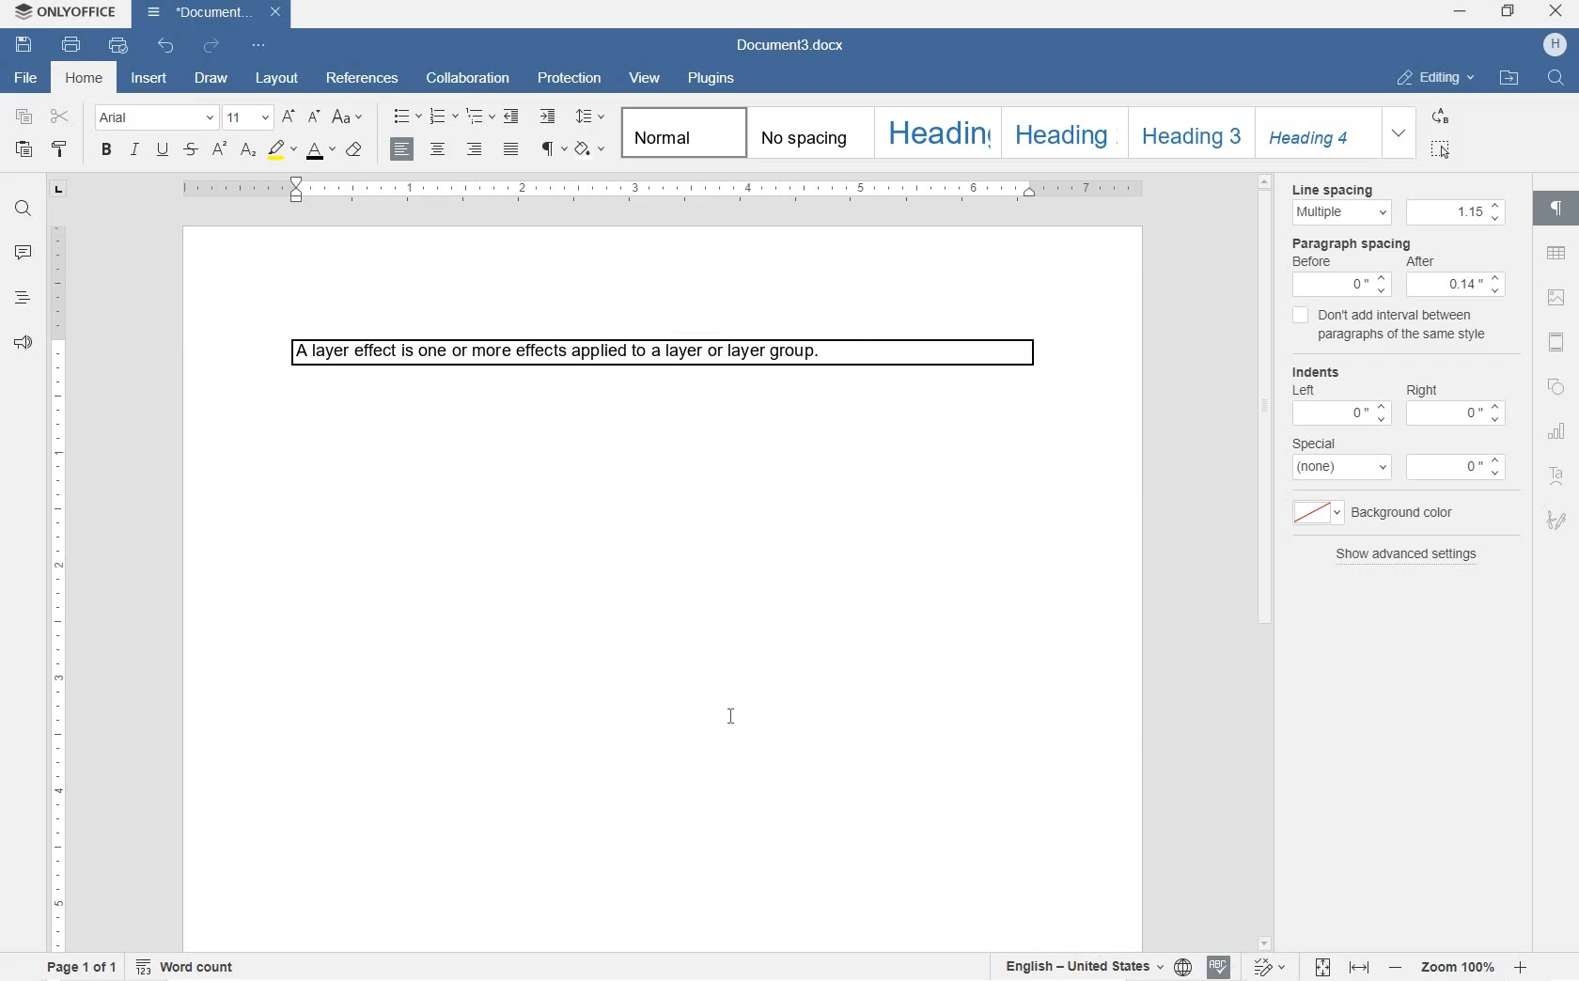 This screenshot has width=1579, height=981. Describe the element at coordinates (217, 15) in the screenshot. I see `DOCUMENT3.DOCX` at that location.